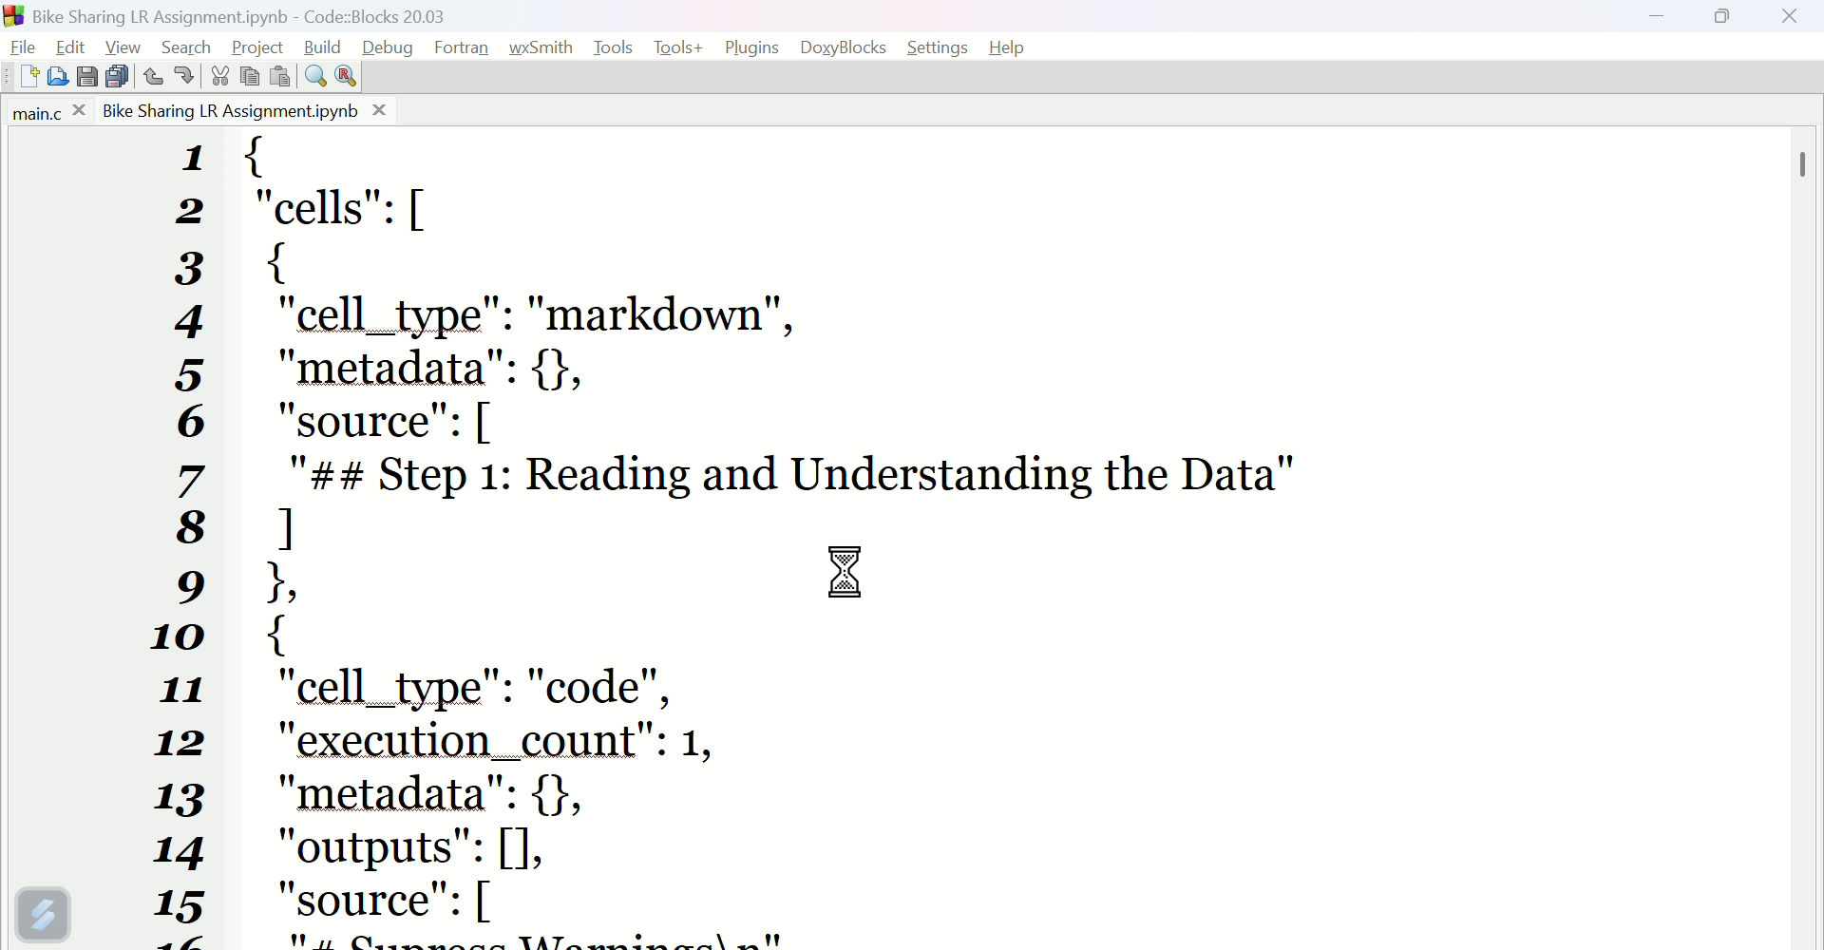  What do you see at coordinates (613, 47) in the screenshot?
I see `Tools` at bounding box center [613, 47].